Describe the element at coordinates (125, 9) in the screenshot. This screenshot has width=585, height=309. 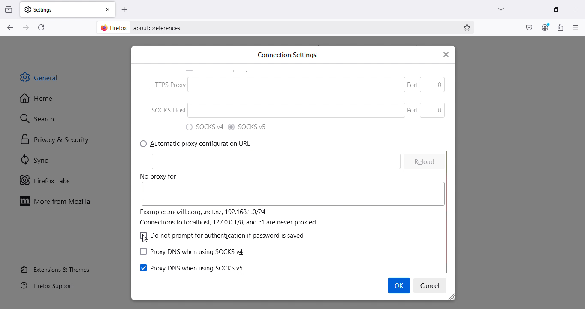
I see `Open a new tab` at that location.